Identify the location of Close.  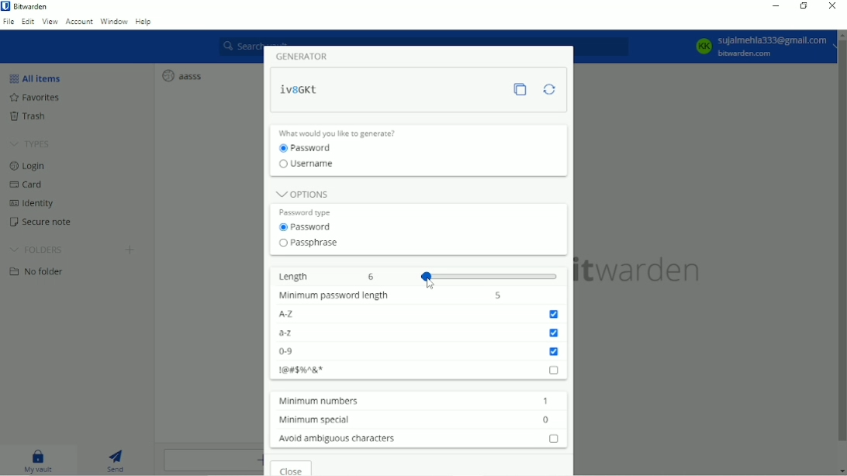
(293, 468).